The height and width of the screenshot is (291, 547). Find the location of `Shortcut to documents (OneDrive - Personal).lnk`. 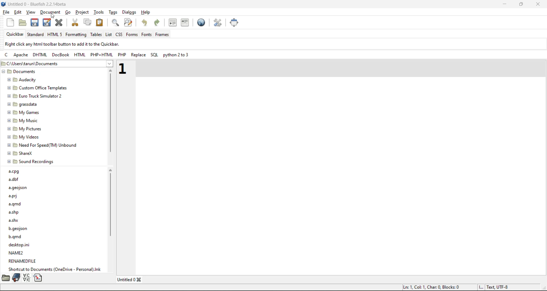

Shortcut to documents (OneDrive - Personal).lnk is located at coordinates (56, 269).